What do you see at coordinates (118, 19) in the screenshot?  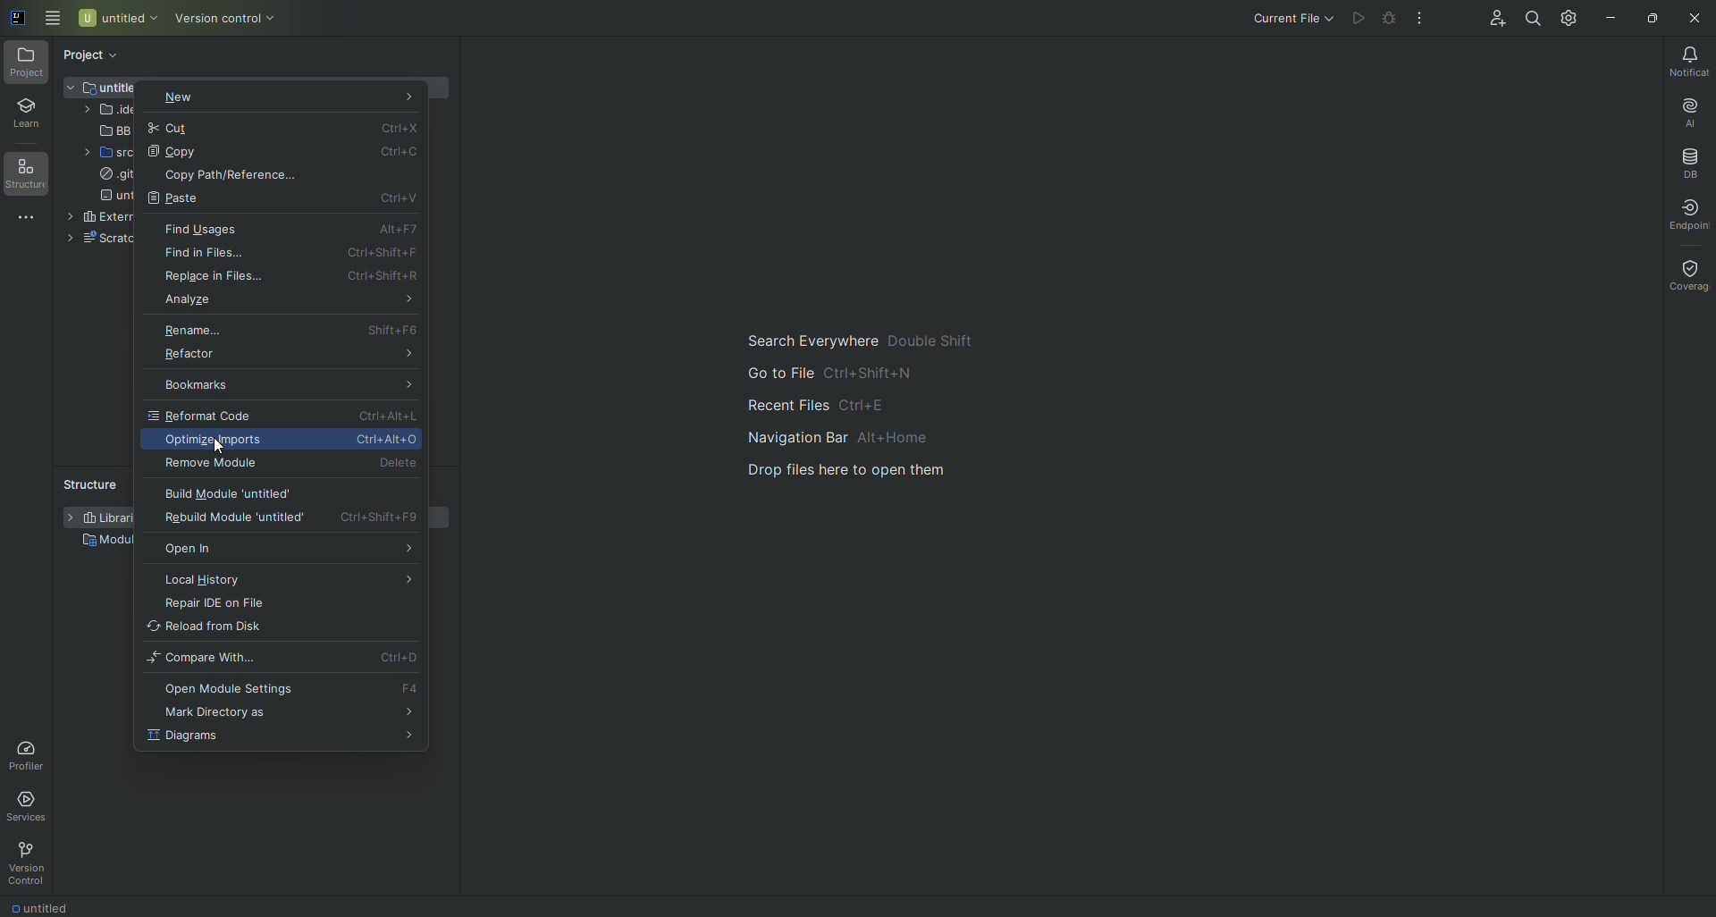 I see `Untitled` at bounding box center [118, 19].